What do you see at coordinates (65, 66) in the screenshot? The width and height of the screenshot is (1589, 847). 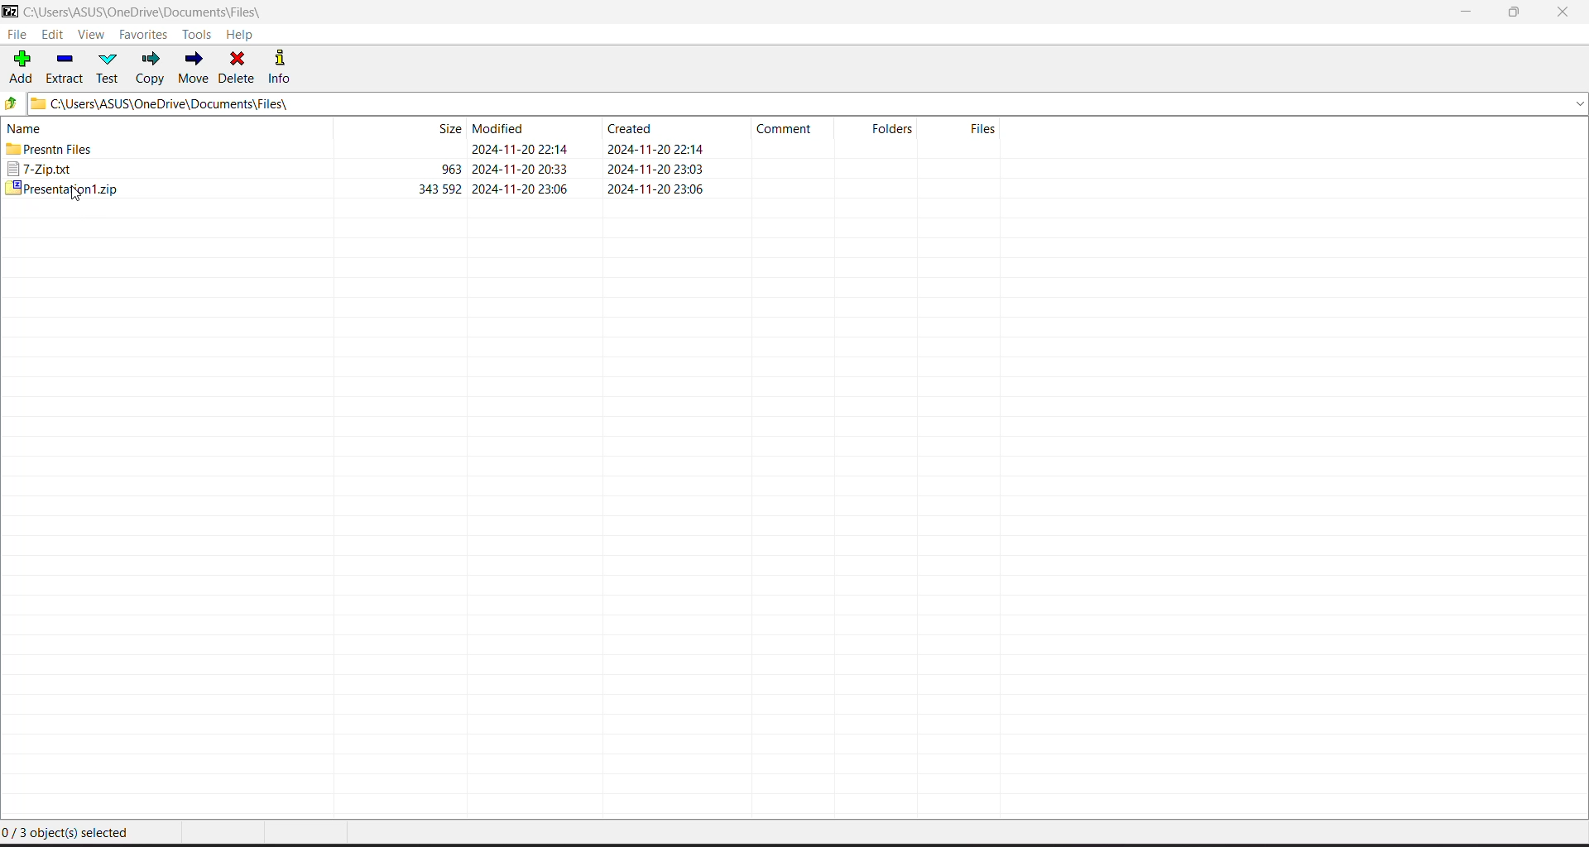 I see `Extract` at bounding box center [65, 66].